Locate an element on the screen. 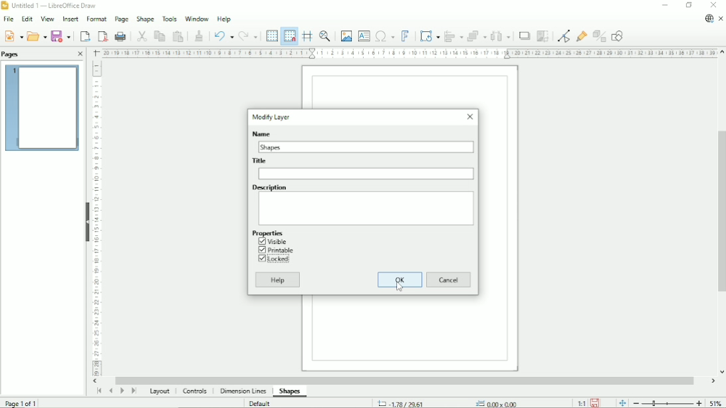 The height and width of the screenshot is (408, 726). Show draw functions is located at coordinates (618, 36).